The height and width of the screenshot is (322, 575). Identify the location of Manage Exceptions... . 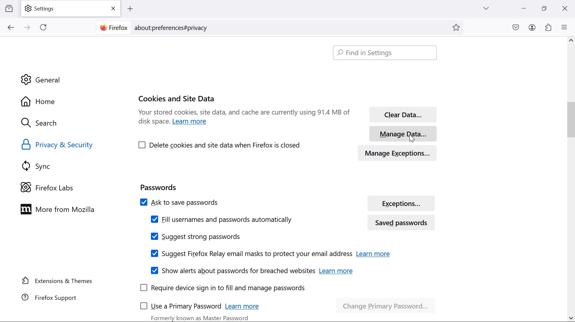
(403, 152).